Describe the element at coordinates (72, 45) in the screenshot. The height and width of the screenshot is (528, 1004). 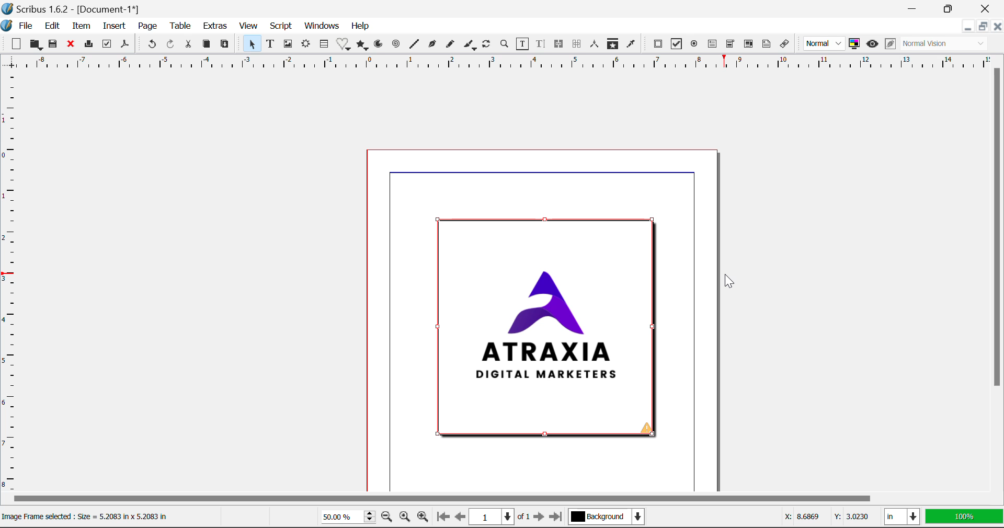
I see `Discard` at that location.